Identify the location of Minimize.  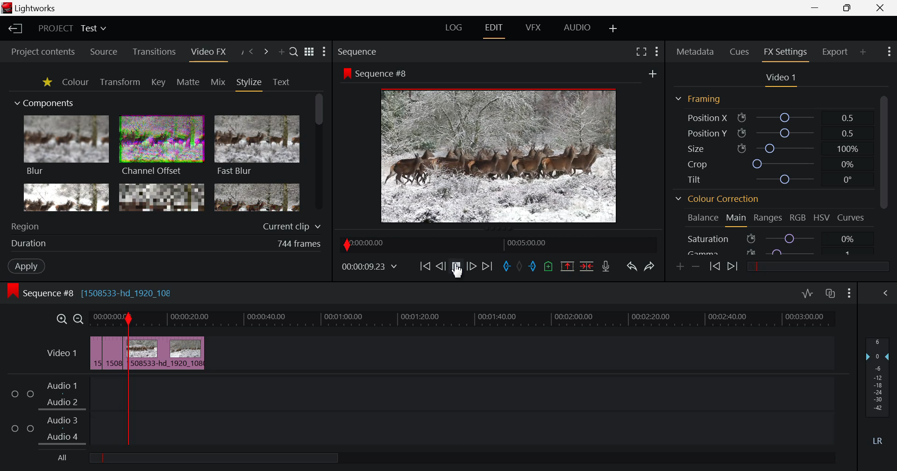
(847, 8).